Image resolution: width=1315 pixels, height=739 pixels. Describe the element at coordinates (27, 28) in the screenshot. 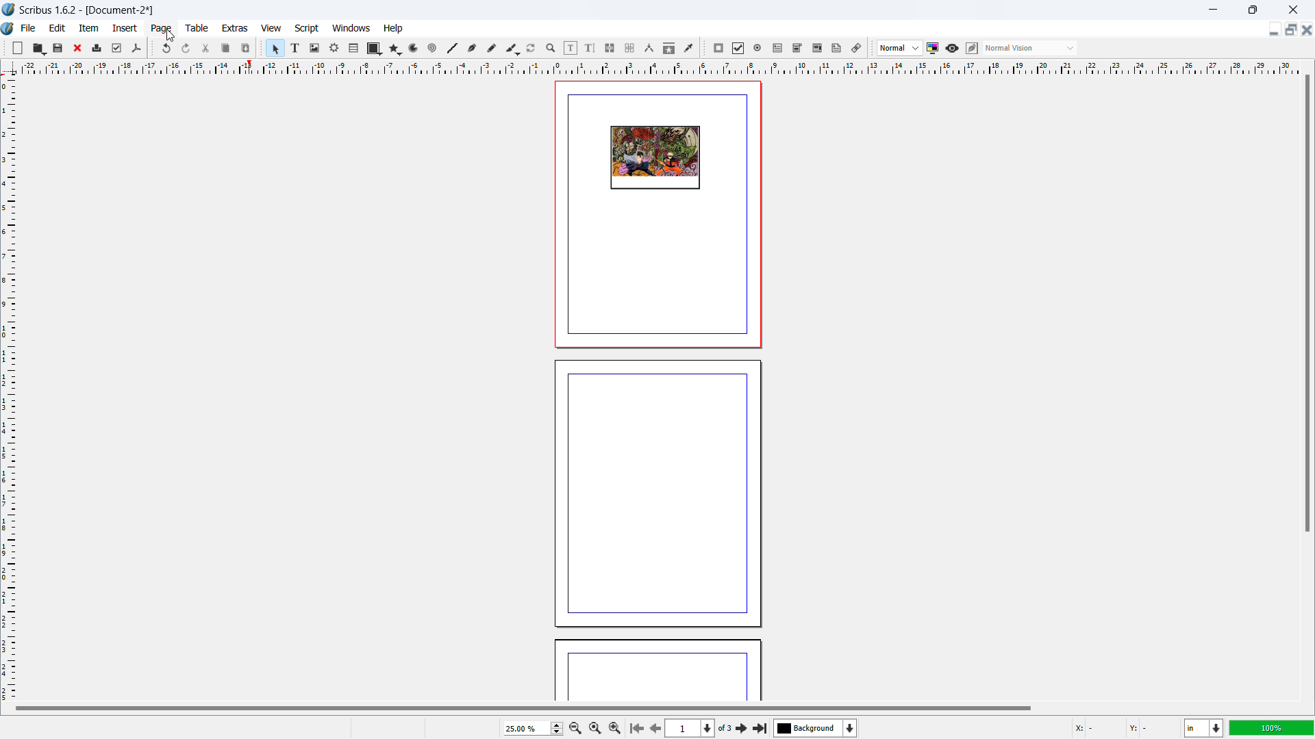

I see `file` at that location.